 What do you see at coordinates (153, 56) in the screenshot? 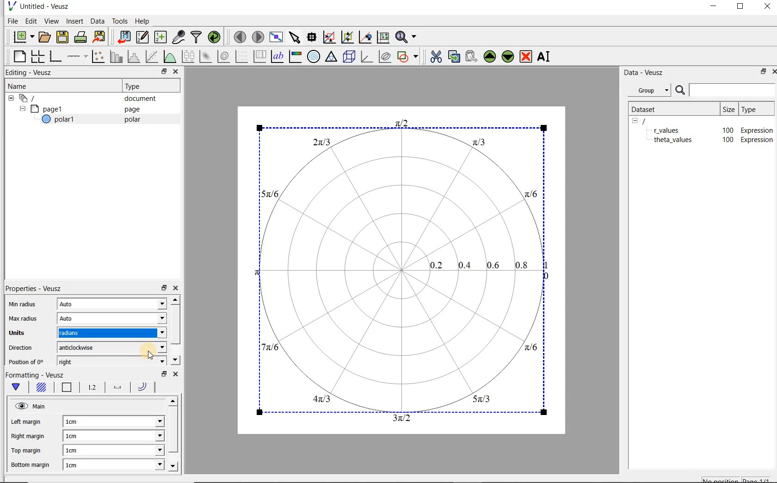
I see `Fit a function to data` at bounding box center [153, 56].